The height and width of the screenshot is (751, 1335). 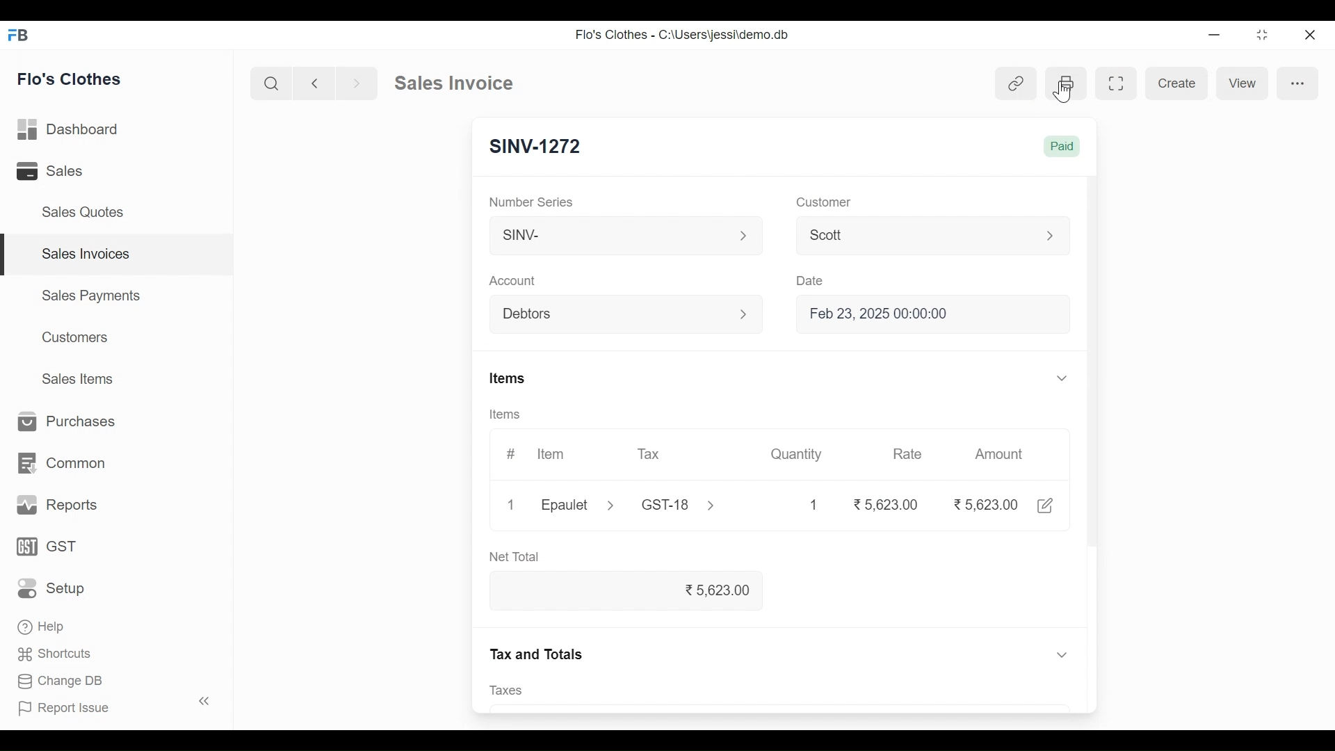 What do you see at coordinates (517, 280) in the screenshot?
I see `Account` at bounding box center [517, 280].